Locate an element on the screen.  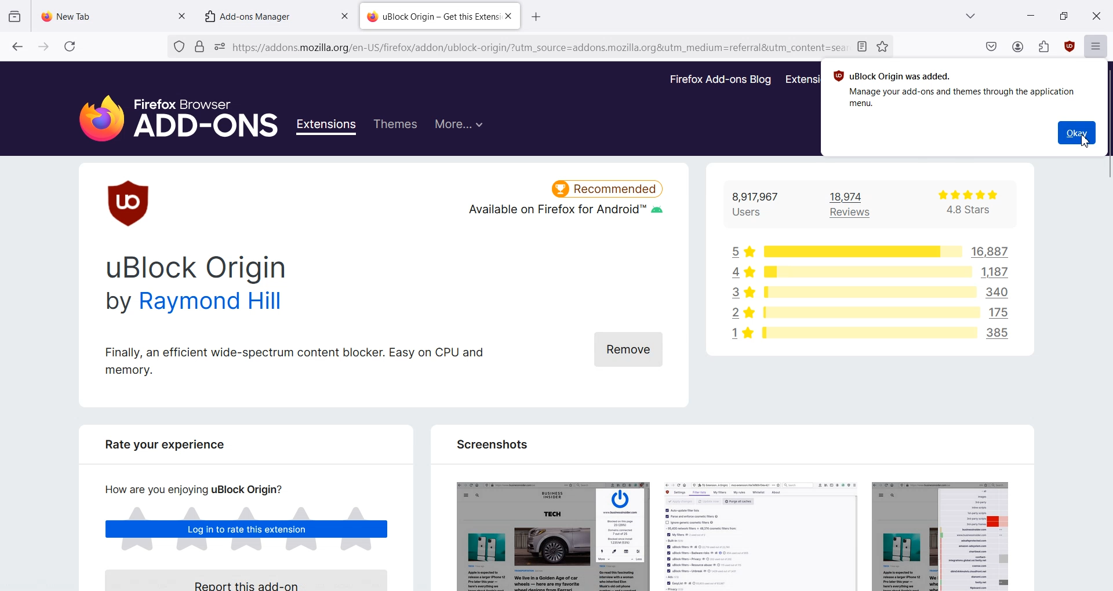
Themes is located at coordinates (395, 125).